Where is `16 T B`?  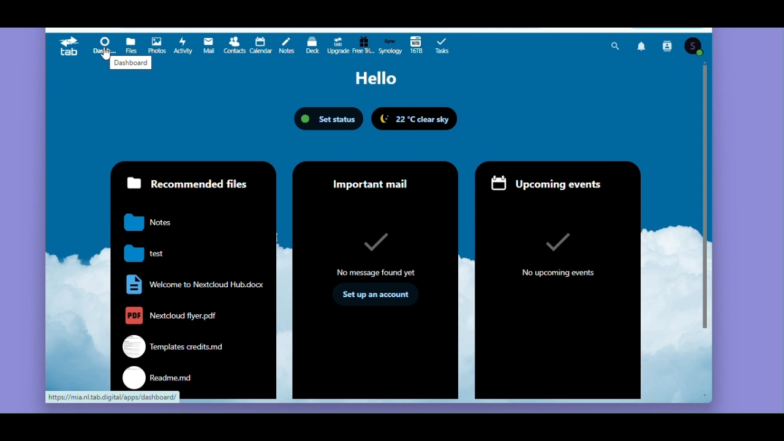 16 T B is located at coordinates (417, 46).